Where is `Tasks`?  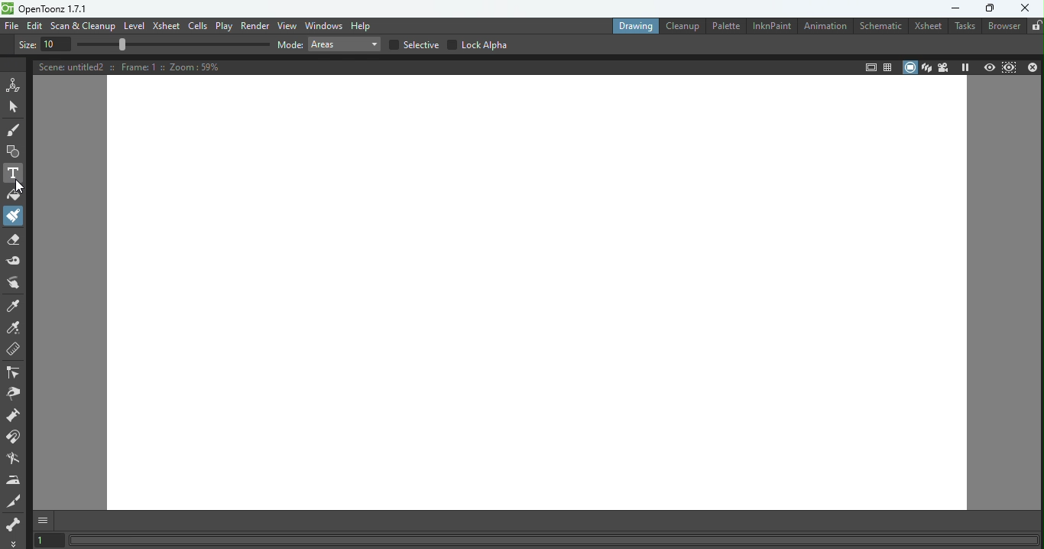
Tasks is located at coordinates (964, 27).